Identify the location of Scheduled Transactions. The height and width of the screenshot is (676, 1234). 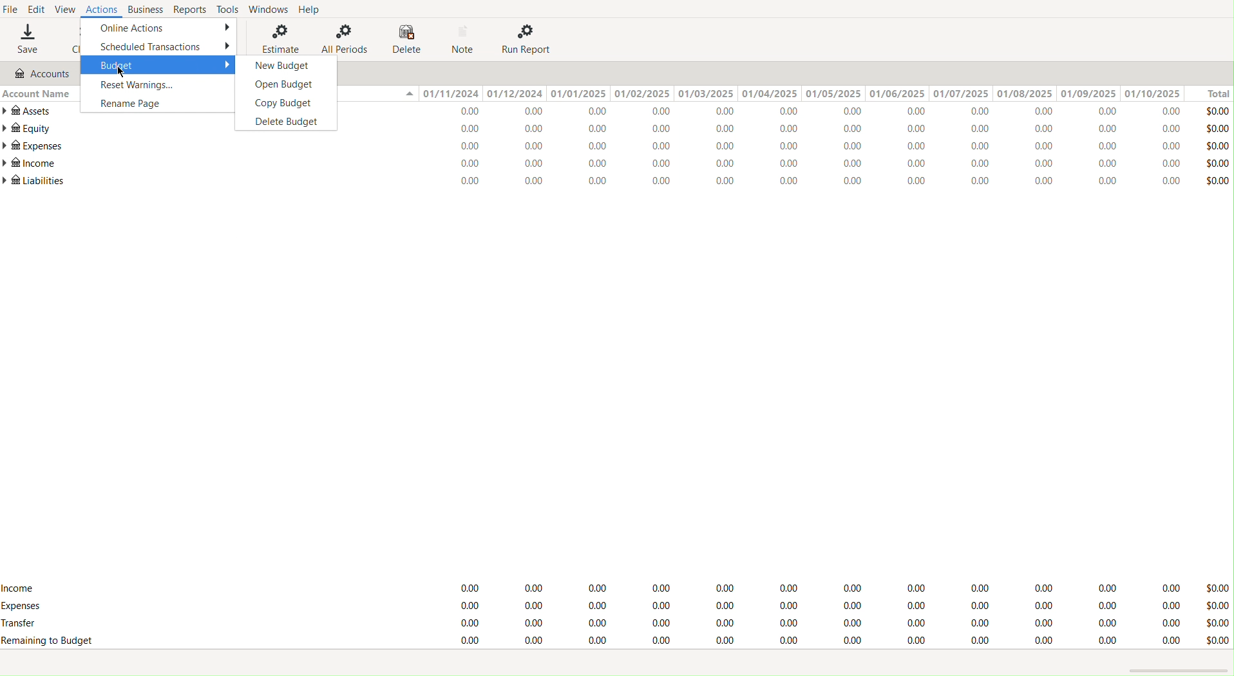
(160, 46).